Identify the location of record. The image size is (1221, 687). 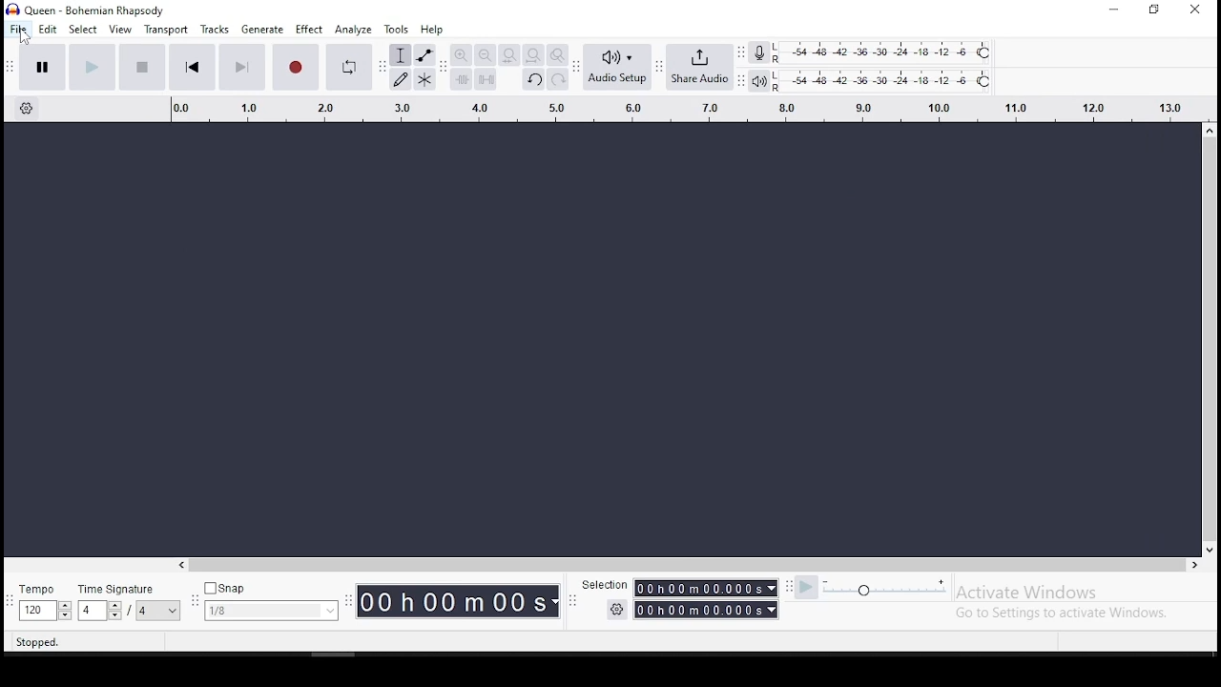
(296, 68).